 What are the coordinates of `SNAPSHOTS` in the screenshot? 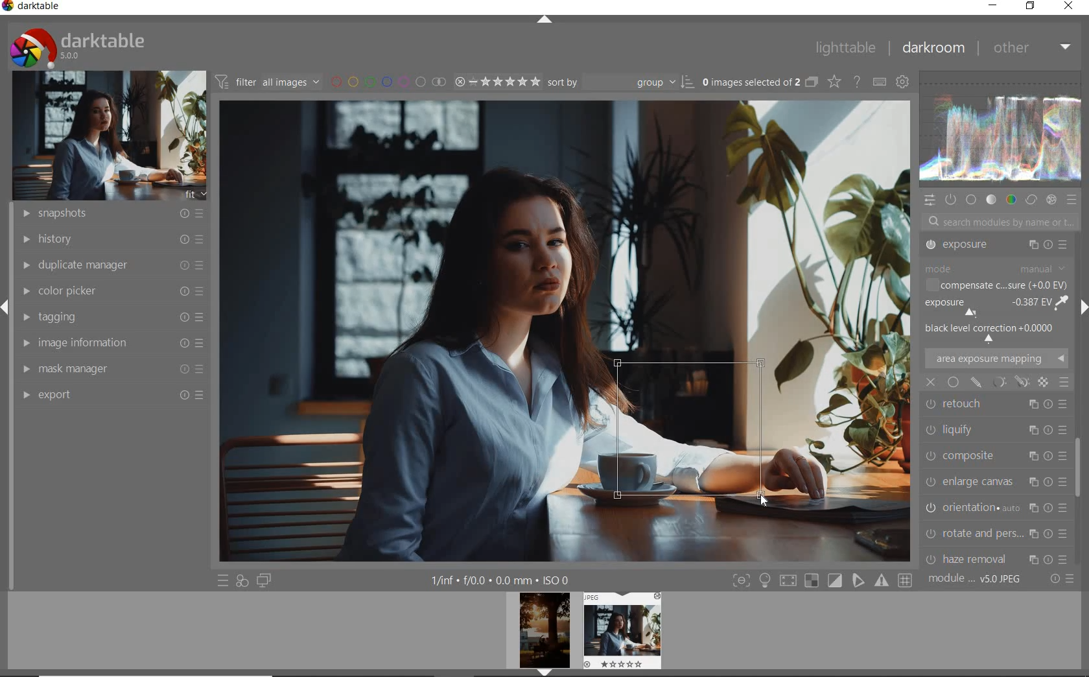 It's located at (114, 213).